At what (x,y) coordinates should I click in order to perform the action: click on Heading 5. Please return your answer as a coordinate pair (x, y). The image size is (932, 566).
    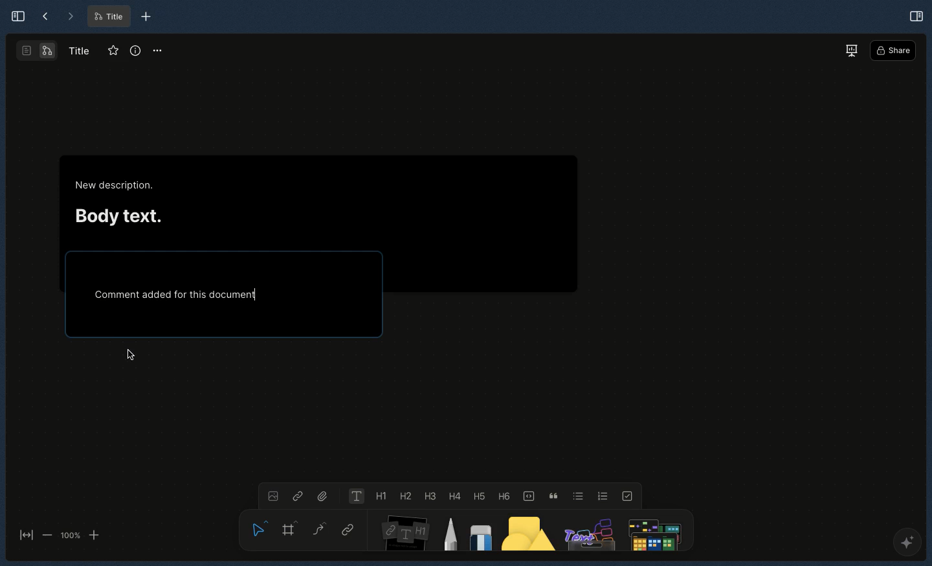
    Looking at the image, I should click on (477, 495).